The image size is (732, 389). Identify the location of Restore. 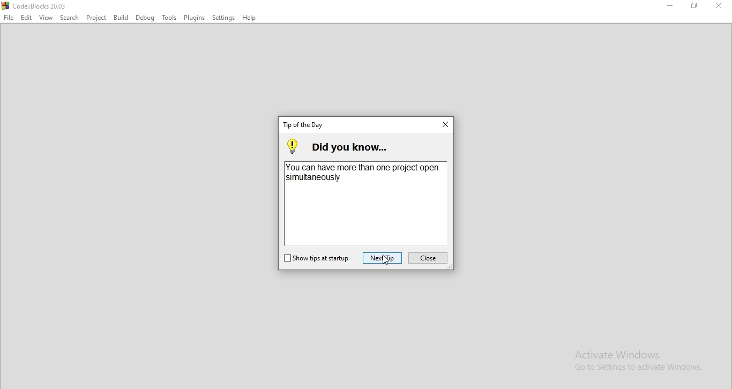
(695, 7).